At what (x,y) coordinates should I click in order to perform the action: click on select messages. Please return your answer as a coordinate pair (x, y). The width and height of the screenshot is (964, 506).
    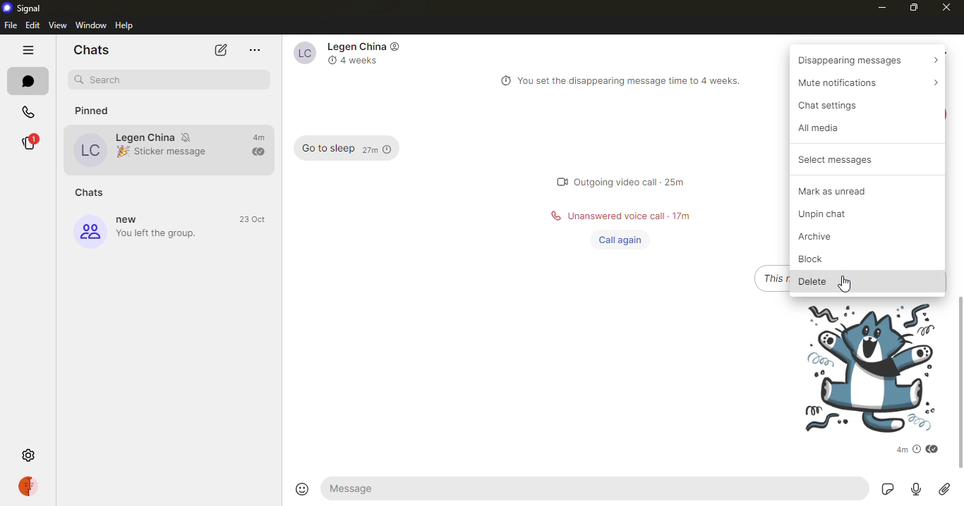
    Looking at the image, I should click on (838, 159).